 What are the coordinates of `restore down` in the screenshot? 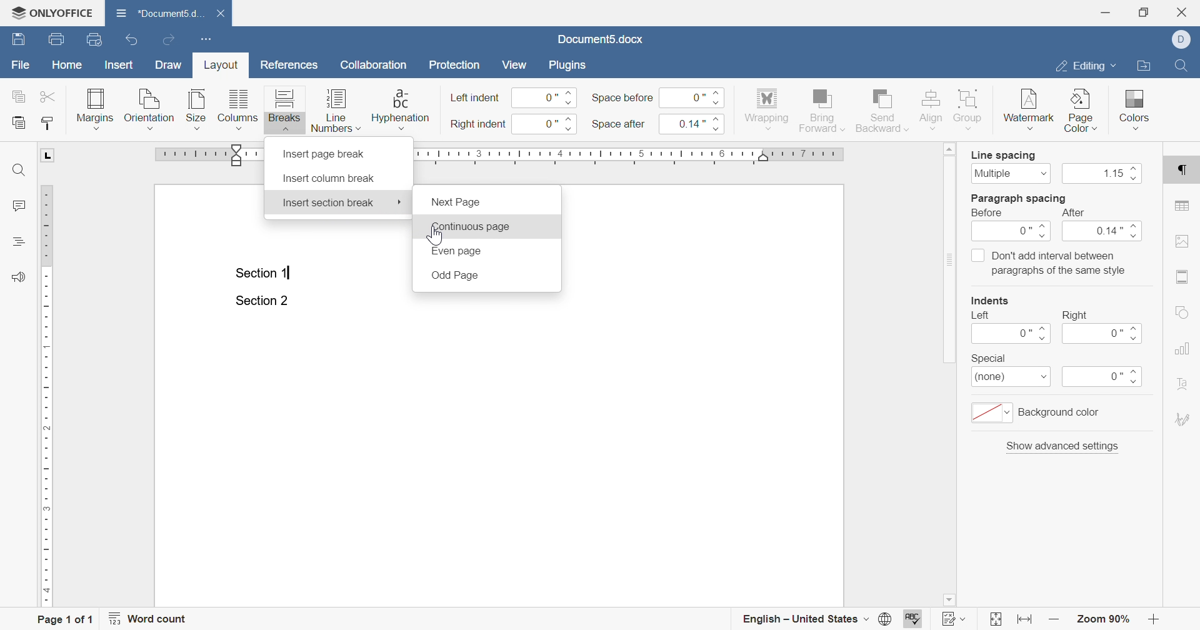 It's located at (1144, 12).